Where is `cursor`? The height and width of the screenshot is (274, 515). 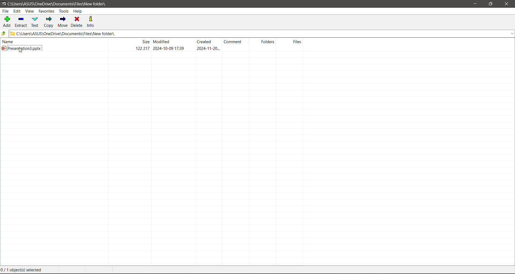 cursor is located at coordinates (21, 52).